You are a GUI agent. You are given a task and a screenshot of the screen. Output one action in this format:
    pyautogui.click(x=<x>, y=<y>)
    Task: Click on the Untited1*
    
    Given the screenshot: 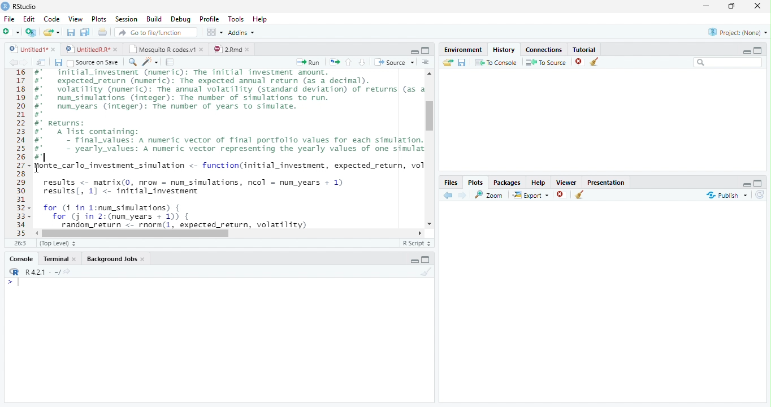 What is the action you would take?
    pyautogui.click(x=31, y=49)
    